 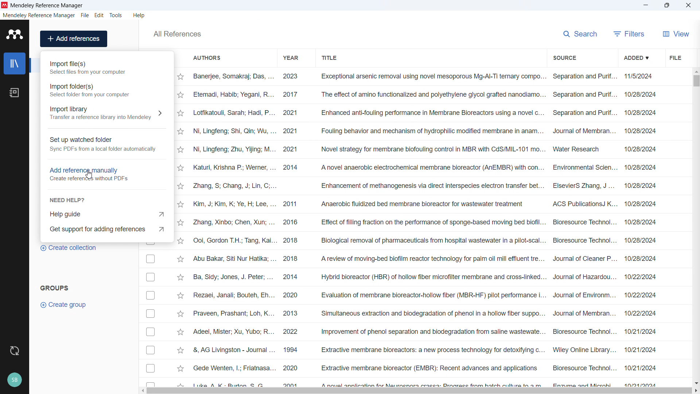 I want to click on Notebook , so click(x=14, y=93).